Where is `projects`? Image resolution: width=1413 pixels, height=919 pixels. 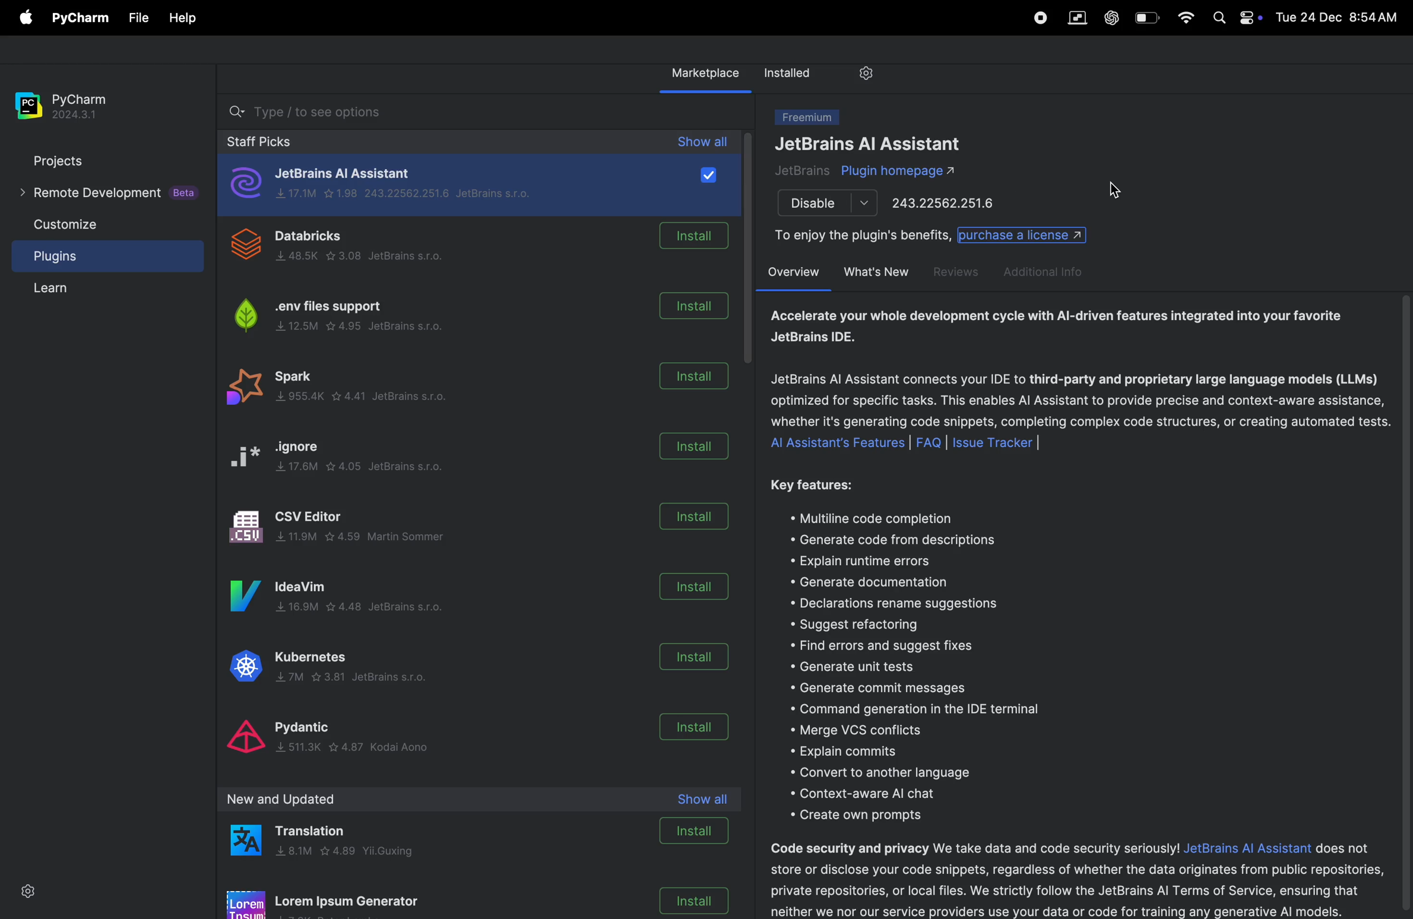
projects is located at coordinates (88, 161).